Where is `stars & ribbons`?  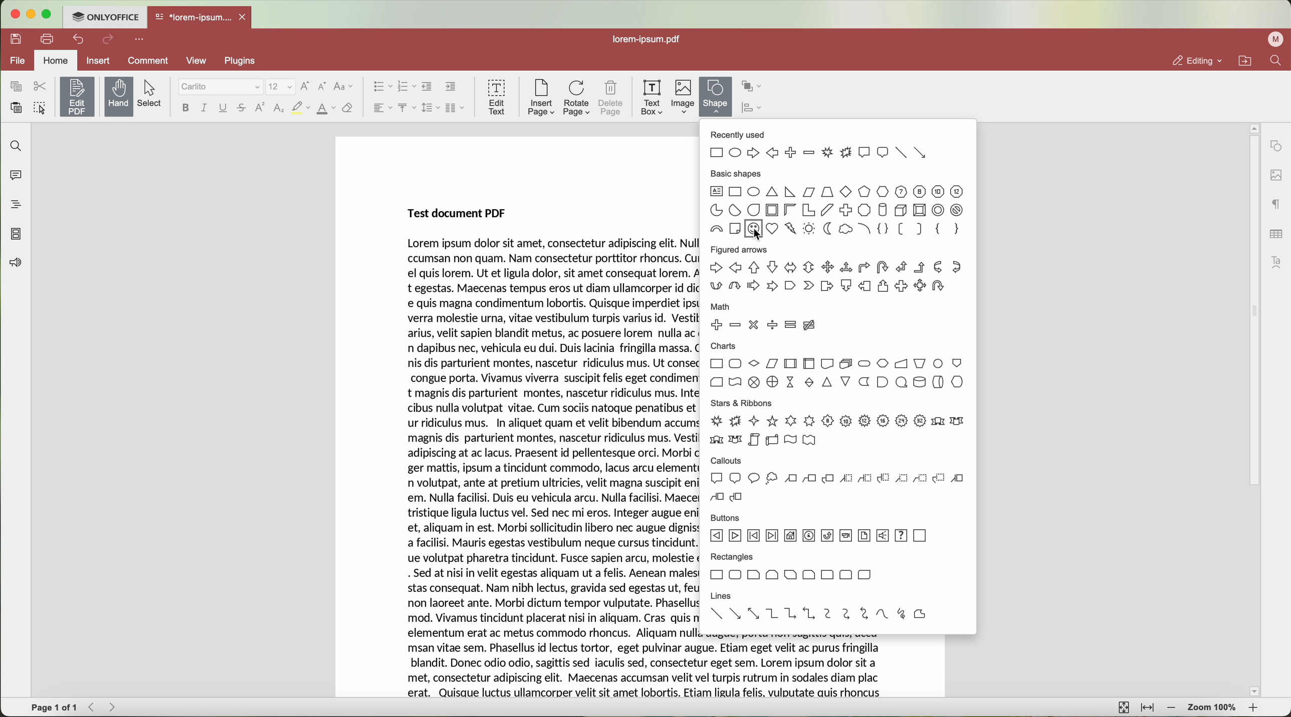
stars & ribbons is located at coordinates (836, 423).